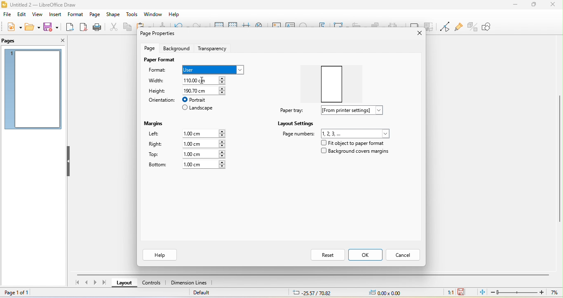 The image size is (563, 298). I want to click on 190.70 cm, so click(204, 90).